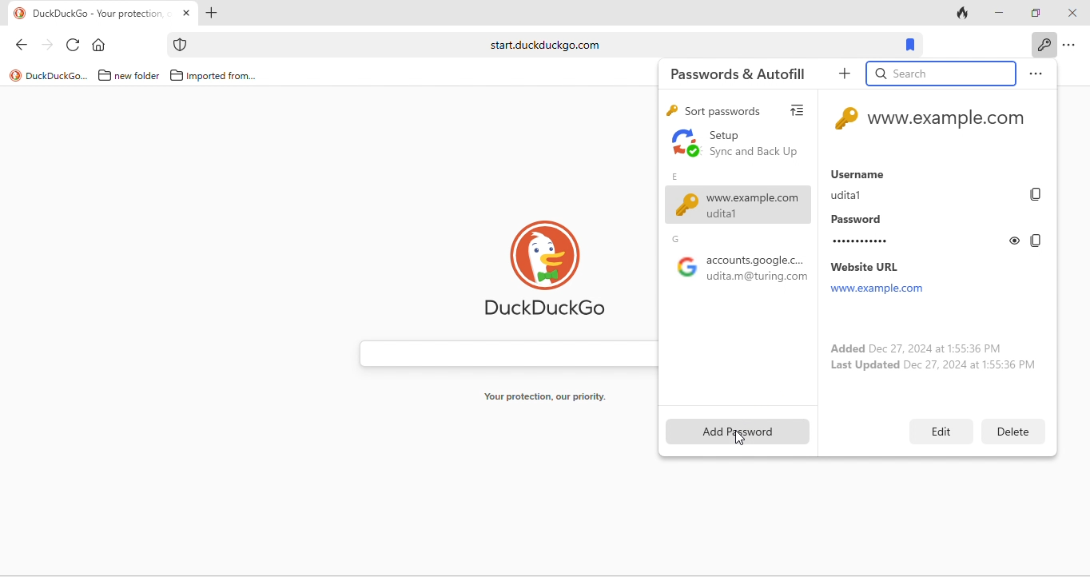 The image size is (1090, 577). What do you see at coordinates (181, 45) in the screenshot?
I see `icon` at bounding box center [181, 45].